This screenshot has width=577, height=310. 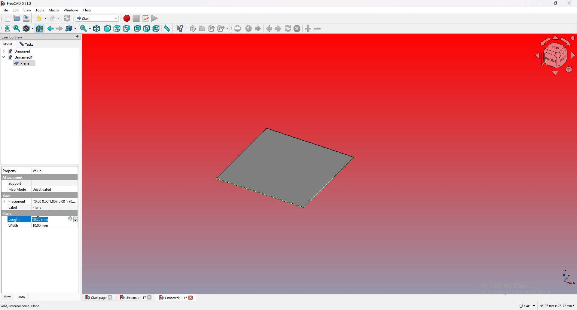 I want to click on undo, so click(x=41, y=18).